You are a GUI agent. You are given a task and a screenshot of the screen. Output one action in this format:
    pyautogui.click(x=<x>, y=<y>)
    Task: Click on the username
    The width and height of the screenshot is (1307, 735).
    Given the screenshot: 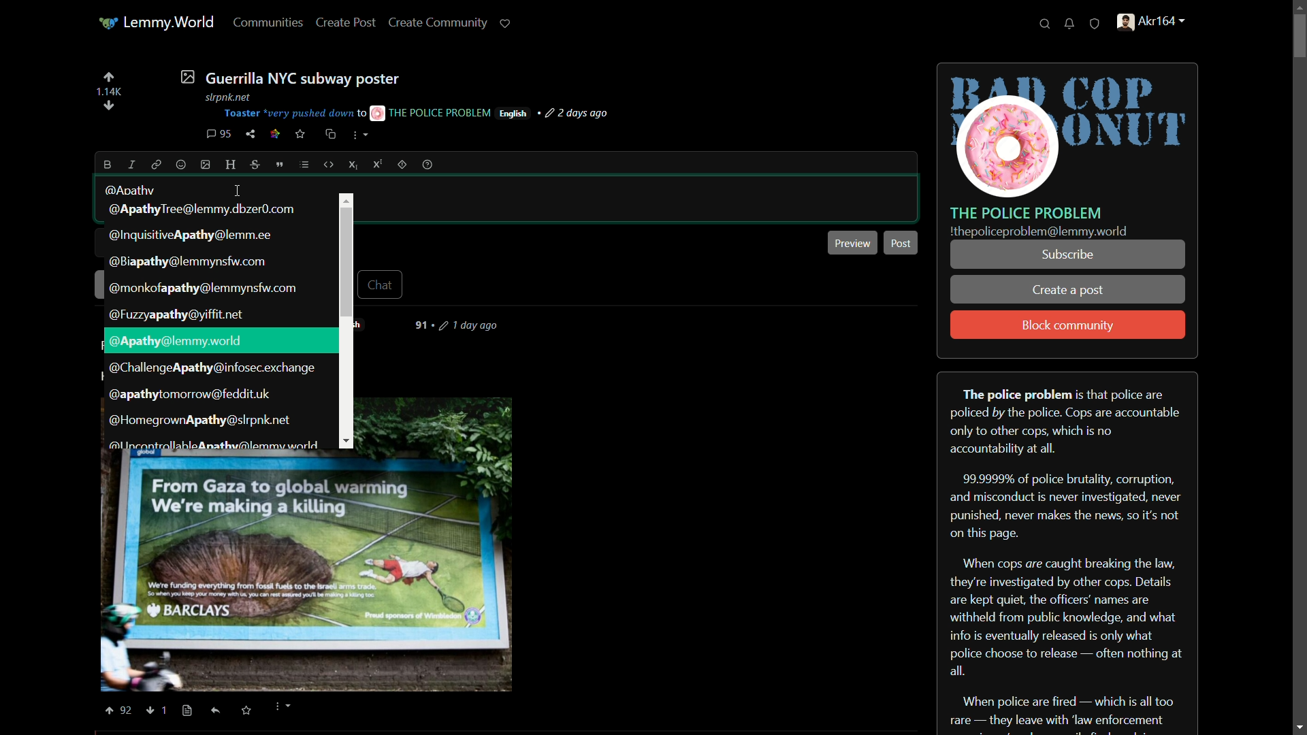 What is the action you would take?
    pyautogui.click(x=175, y=342)
    